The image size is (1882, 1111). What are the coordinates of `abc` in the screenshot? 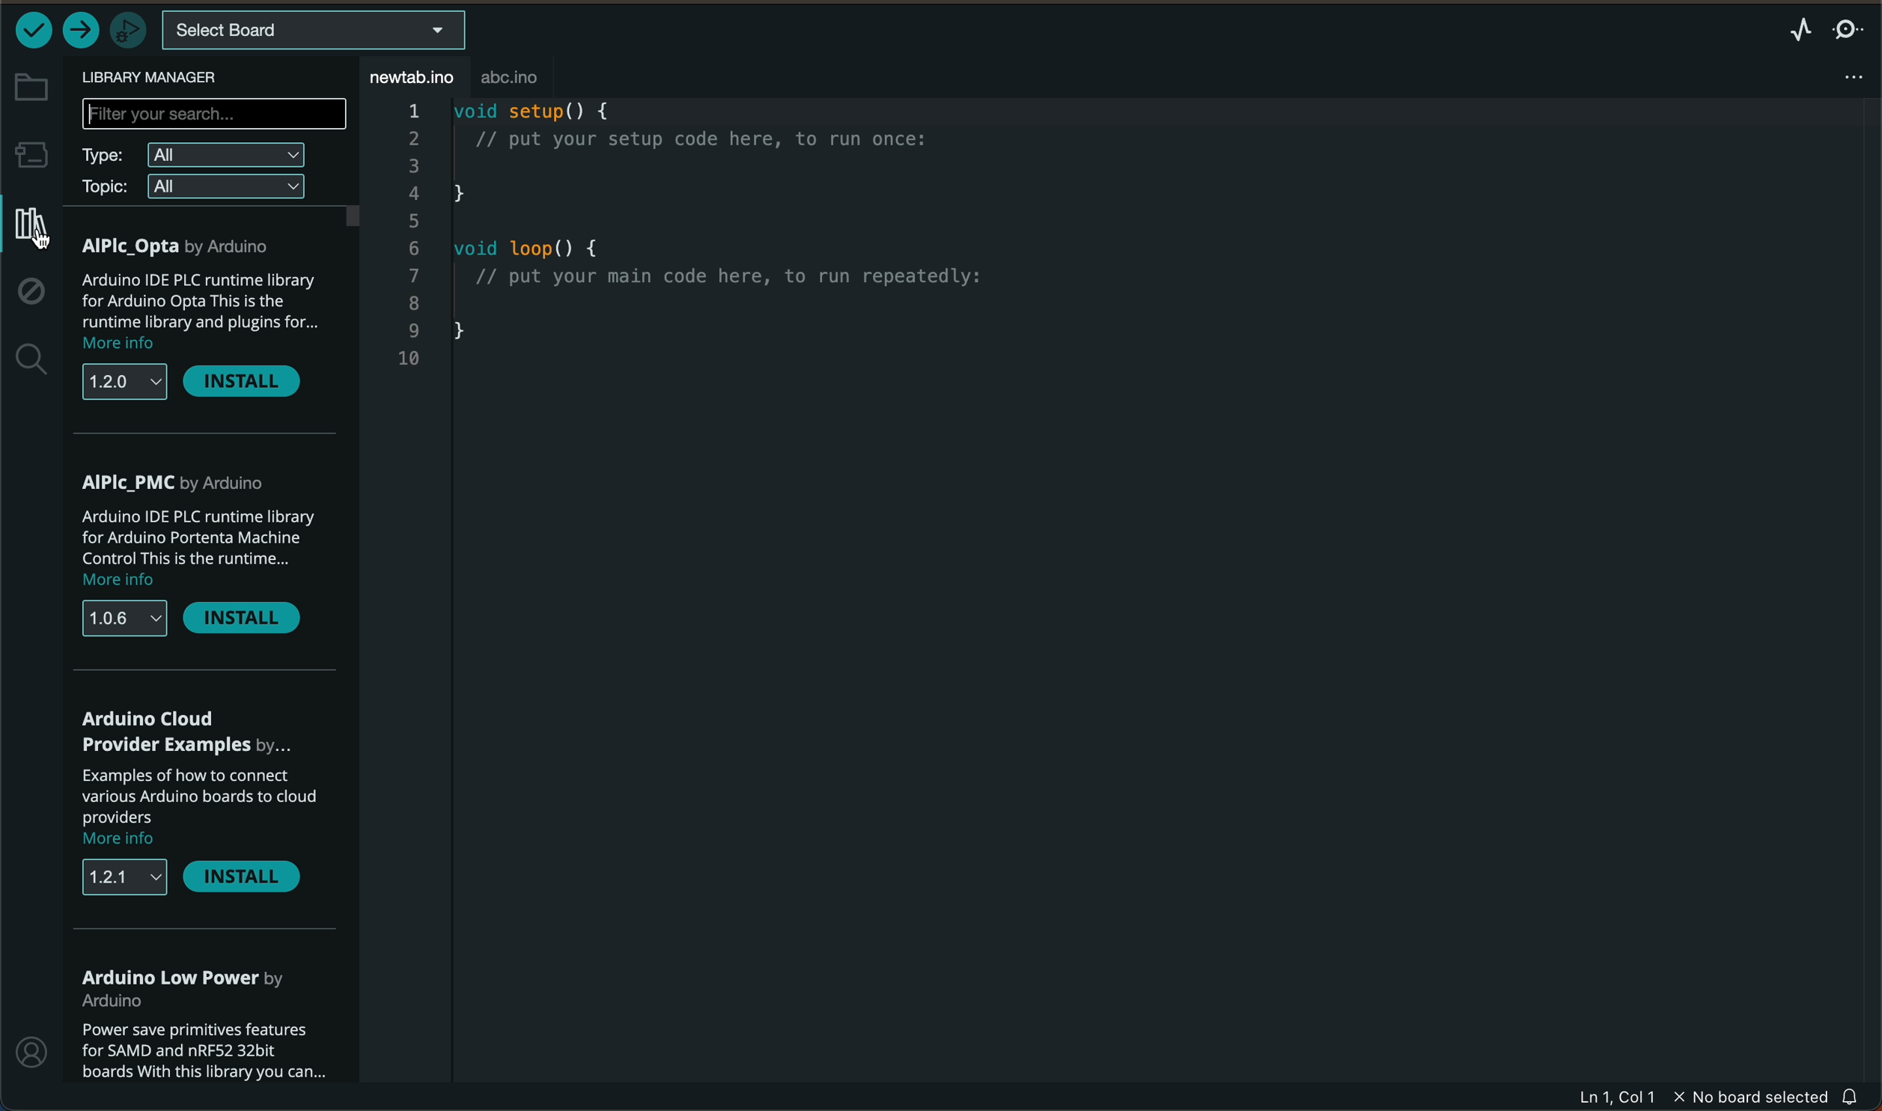 It's located at (529, 78).